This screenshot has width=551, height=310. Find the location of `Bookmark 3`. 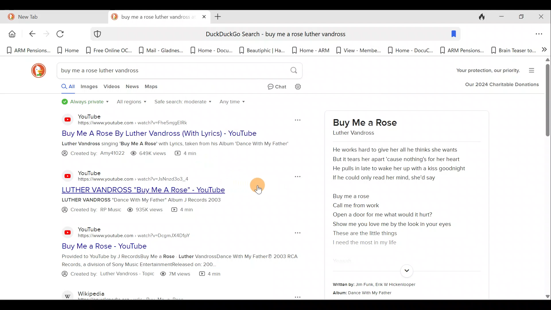

Bookmark 3 is located at coordinates (110, 50).